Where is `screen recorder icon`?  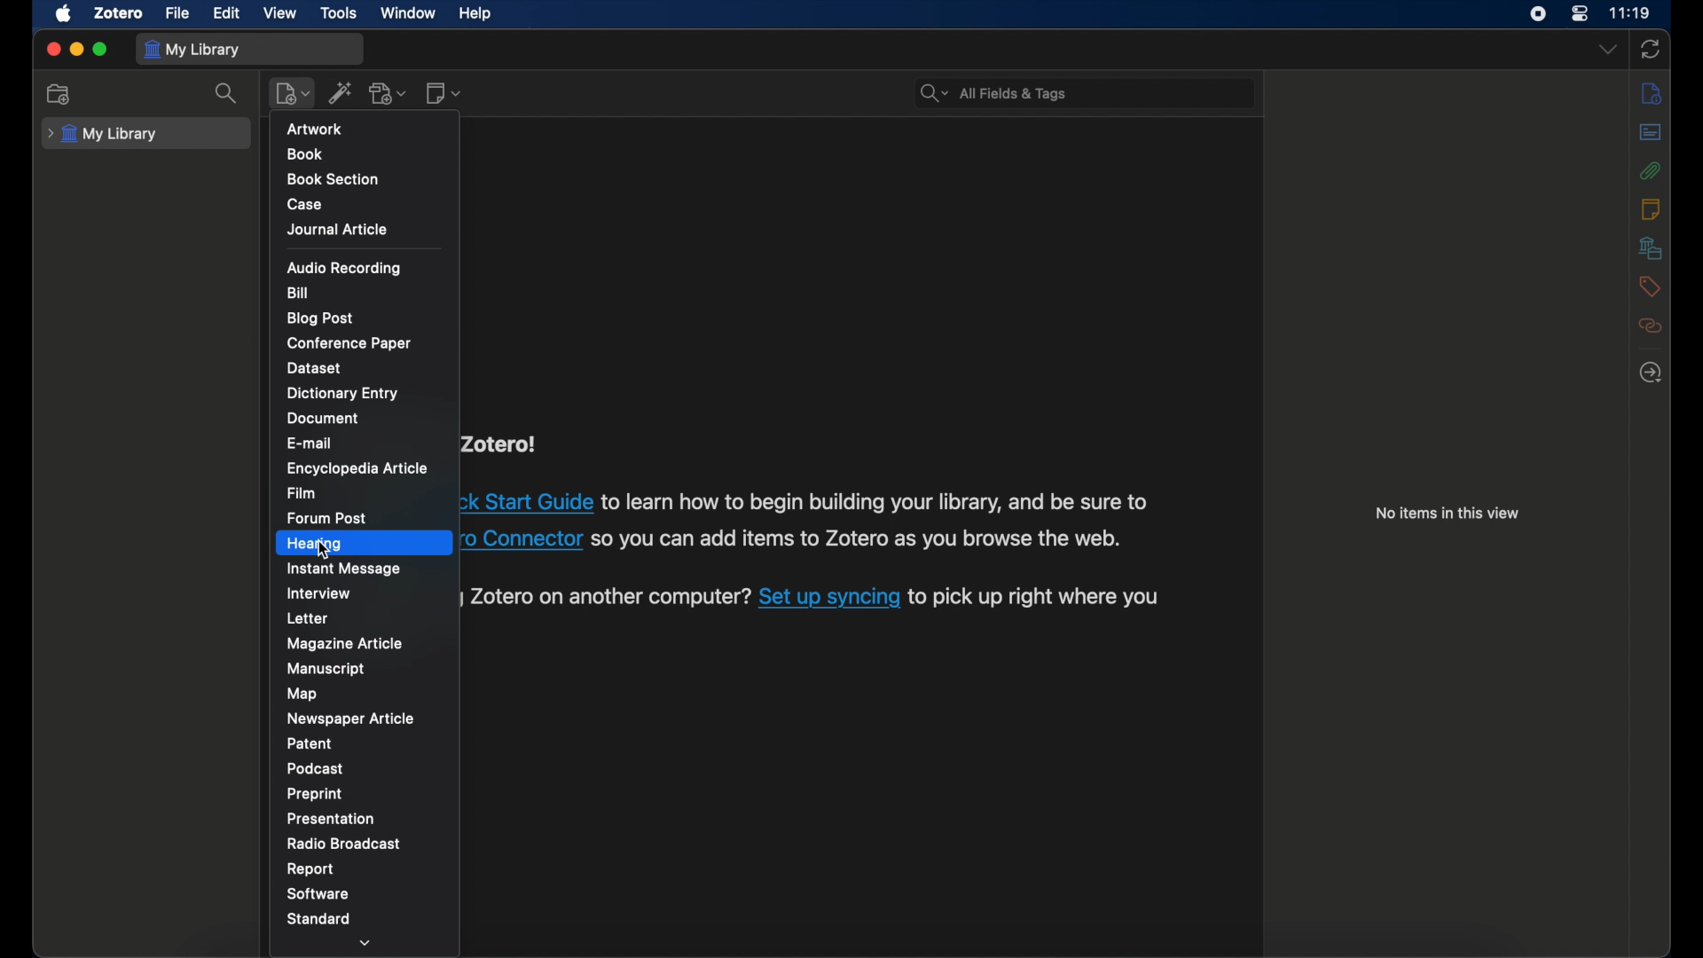
screen recorder icon is located at coordinates (1537, 13).